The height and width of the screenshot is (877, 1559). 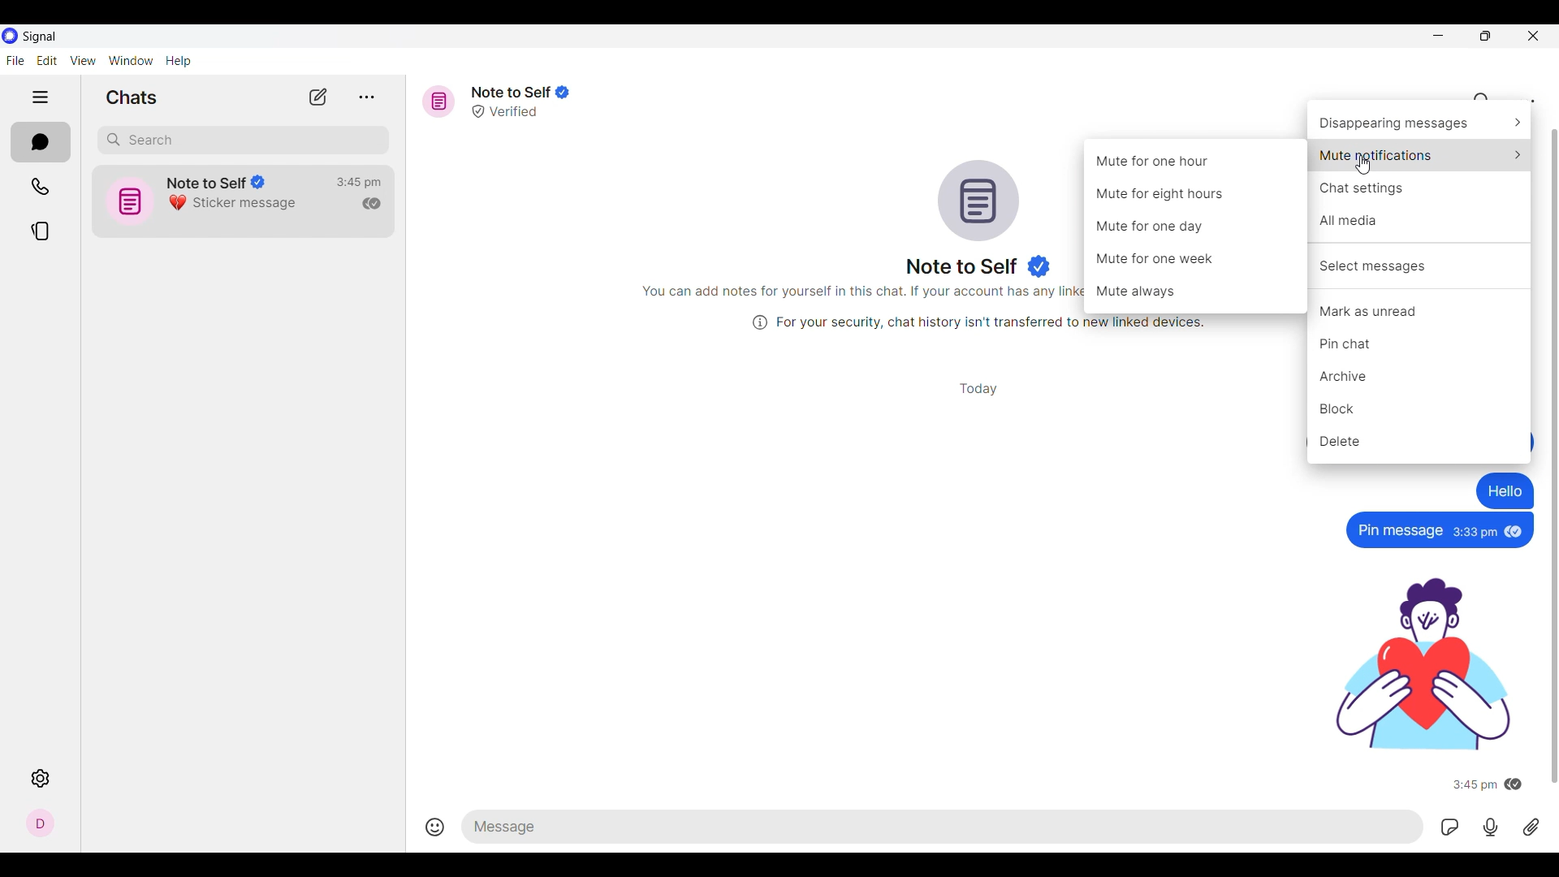 I want to click on Insert emojis, so click(x=437, y=825).